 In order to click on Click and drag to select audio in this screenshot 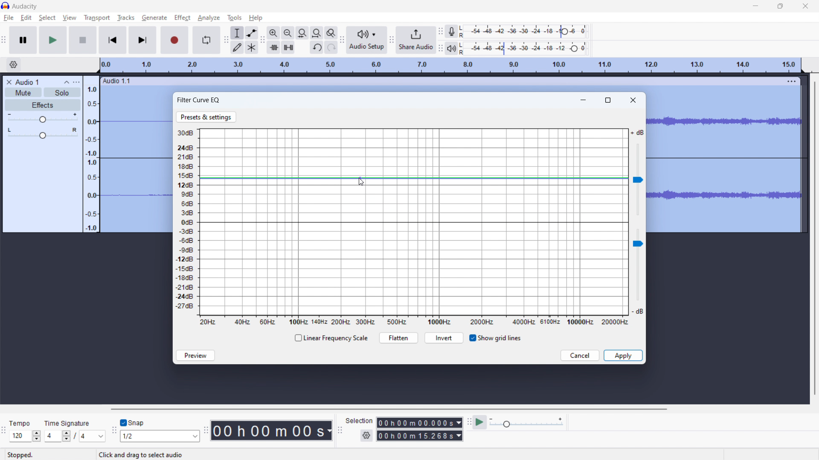, I will do `click(140, 454)`.